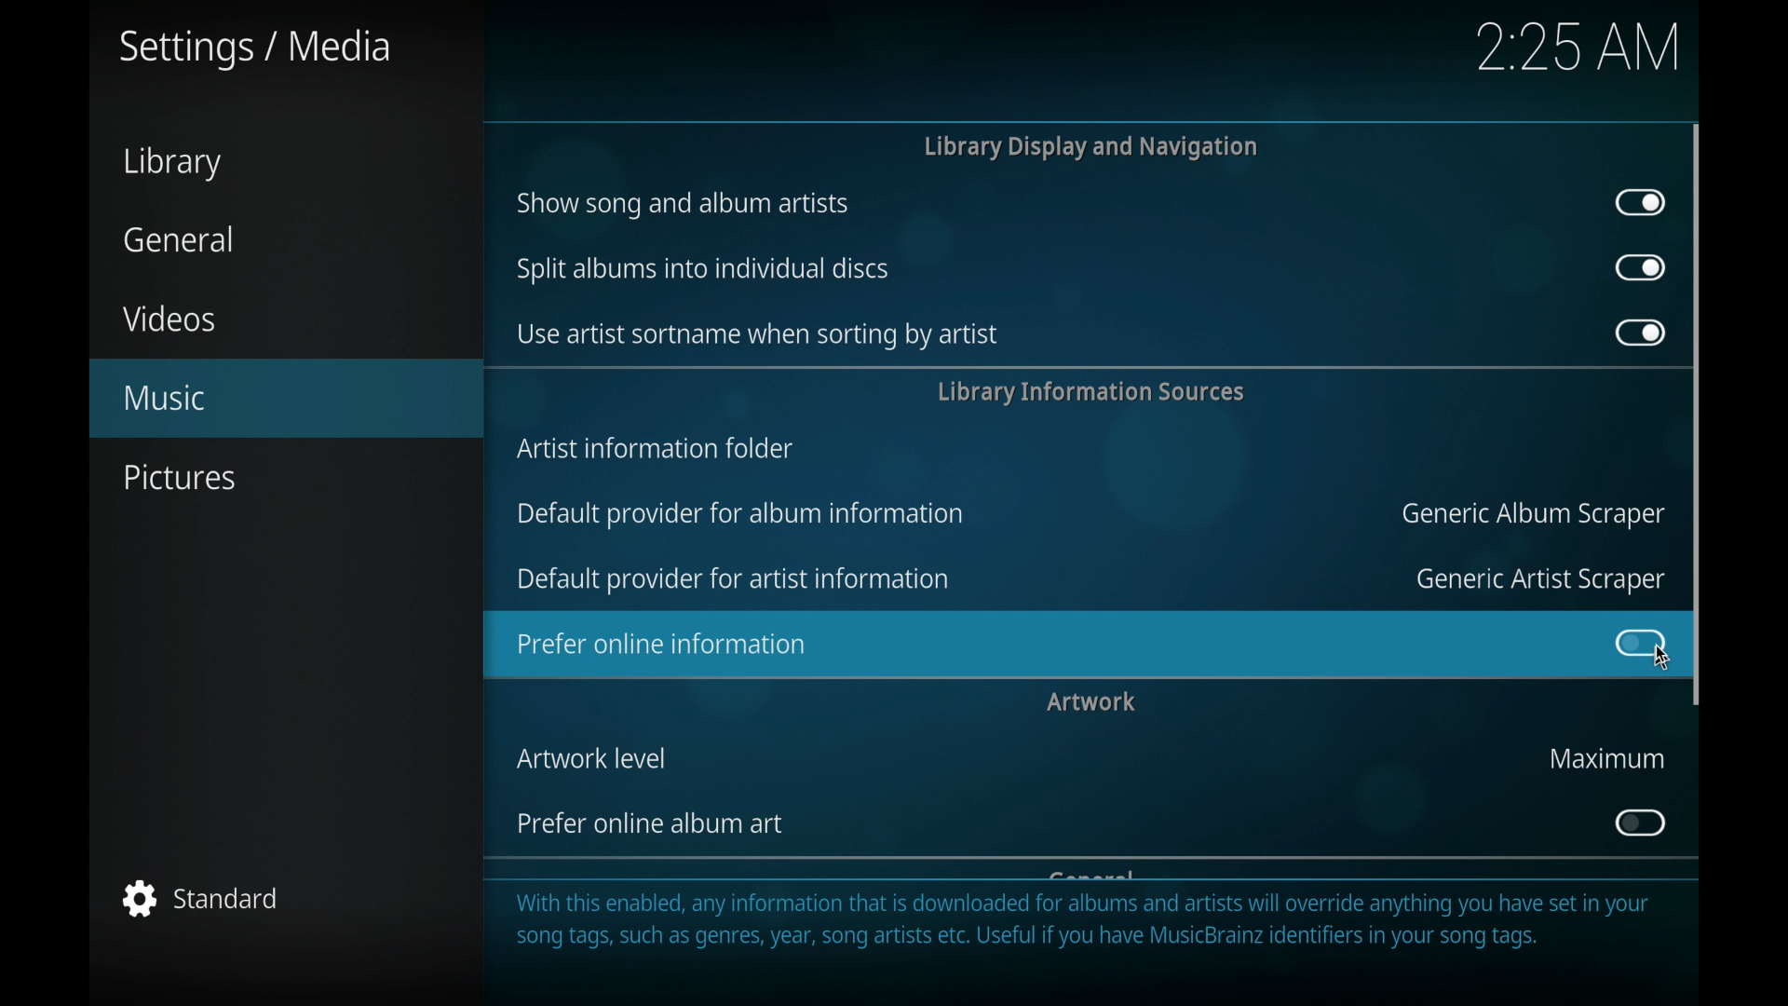  Describe the element at coordinates (591, 758) in the screenshot. I see `artwork level` at that location.